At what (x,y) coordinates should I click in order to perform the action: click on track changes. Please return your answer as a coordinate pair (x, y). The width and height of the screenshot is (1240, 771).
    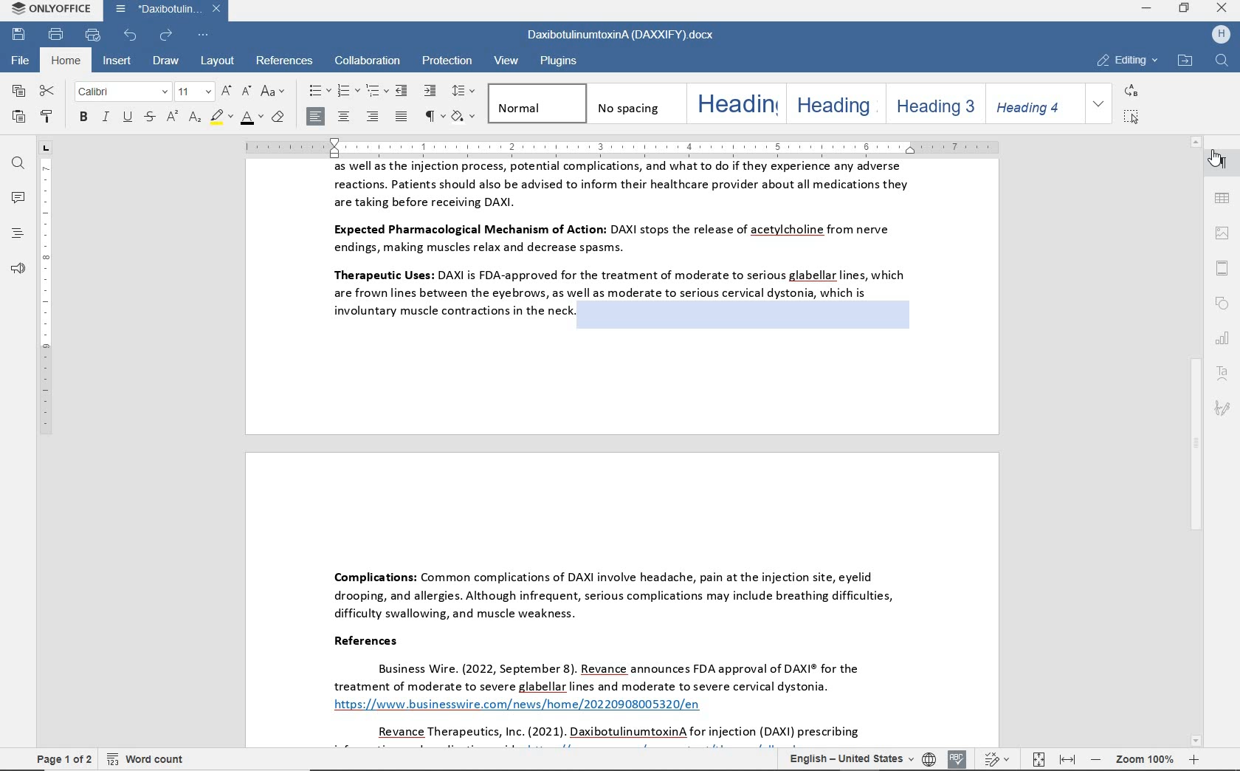
    Looking at the image, I should click on (999, 758).